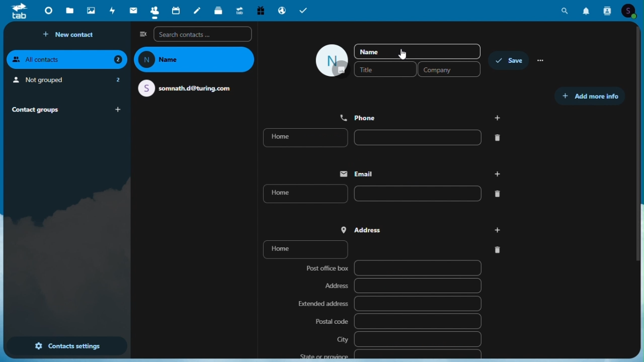  I want to click on Dashboard, so click(47, 11).